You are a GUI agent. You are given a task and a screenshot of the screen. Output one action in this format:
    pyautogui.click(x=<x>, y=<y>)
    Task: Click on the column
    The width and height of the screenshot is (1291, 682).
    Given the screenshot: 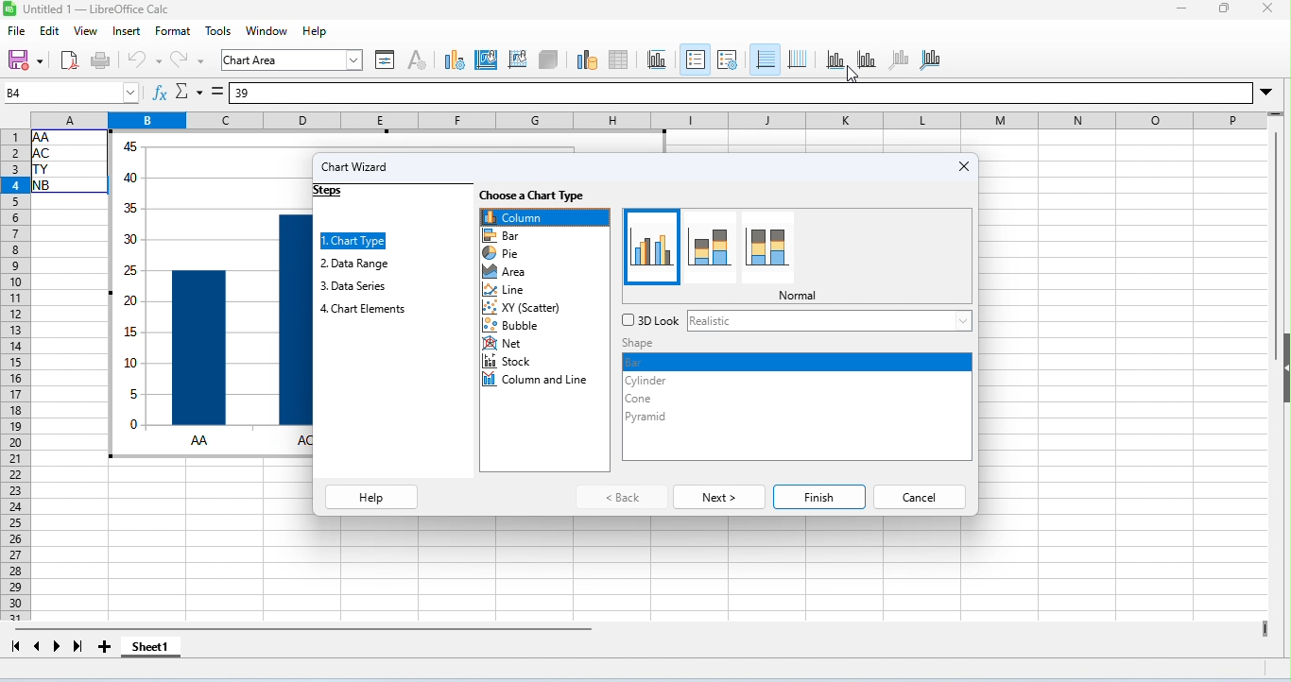 What is the action you would take?
    pyautogui.click(x=543, y=216)
    